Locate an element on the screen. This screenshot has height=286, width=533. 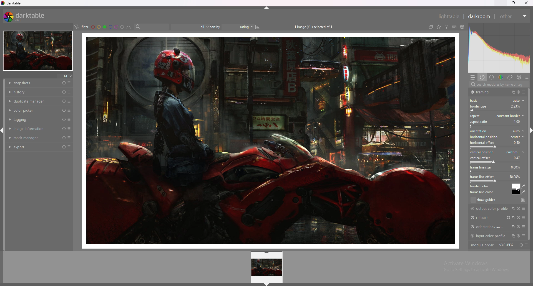
other is located at coordinates (512, 16).